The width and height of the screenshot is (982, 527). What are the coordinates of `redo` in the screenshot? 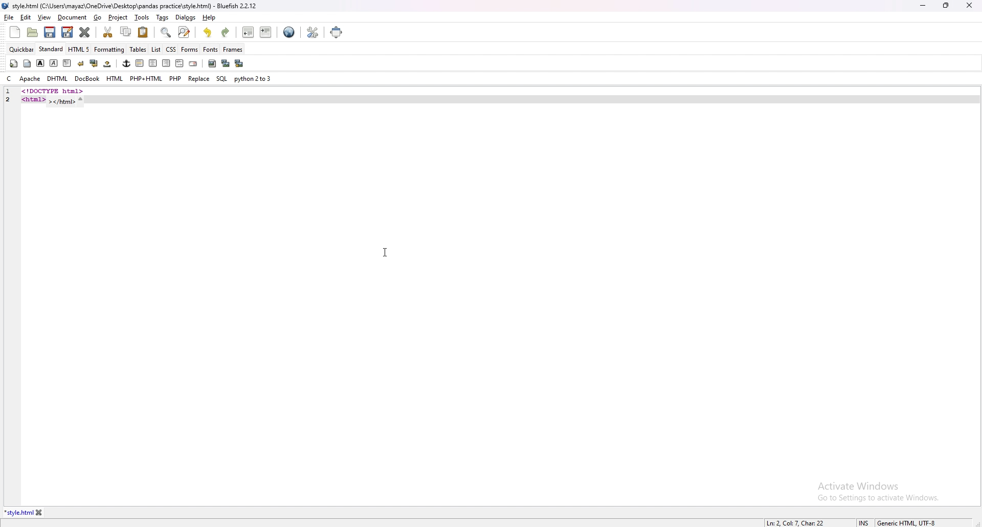 It's located at (225, 32).